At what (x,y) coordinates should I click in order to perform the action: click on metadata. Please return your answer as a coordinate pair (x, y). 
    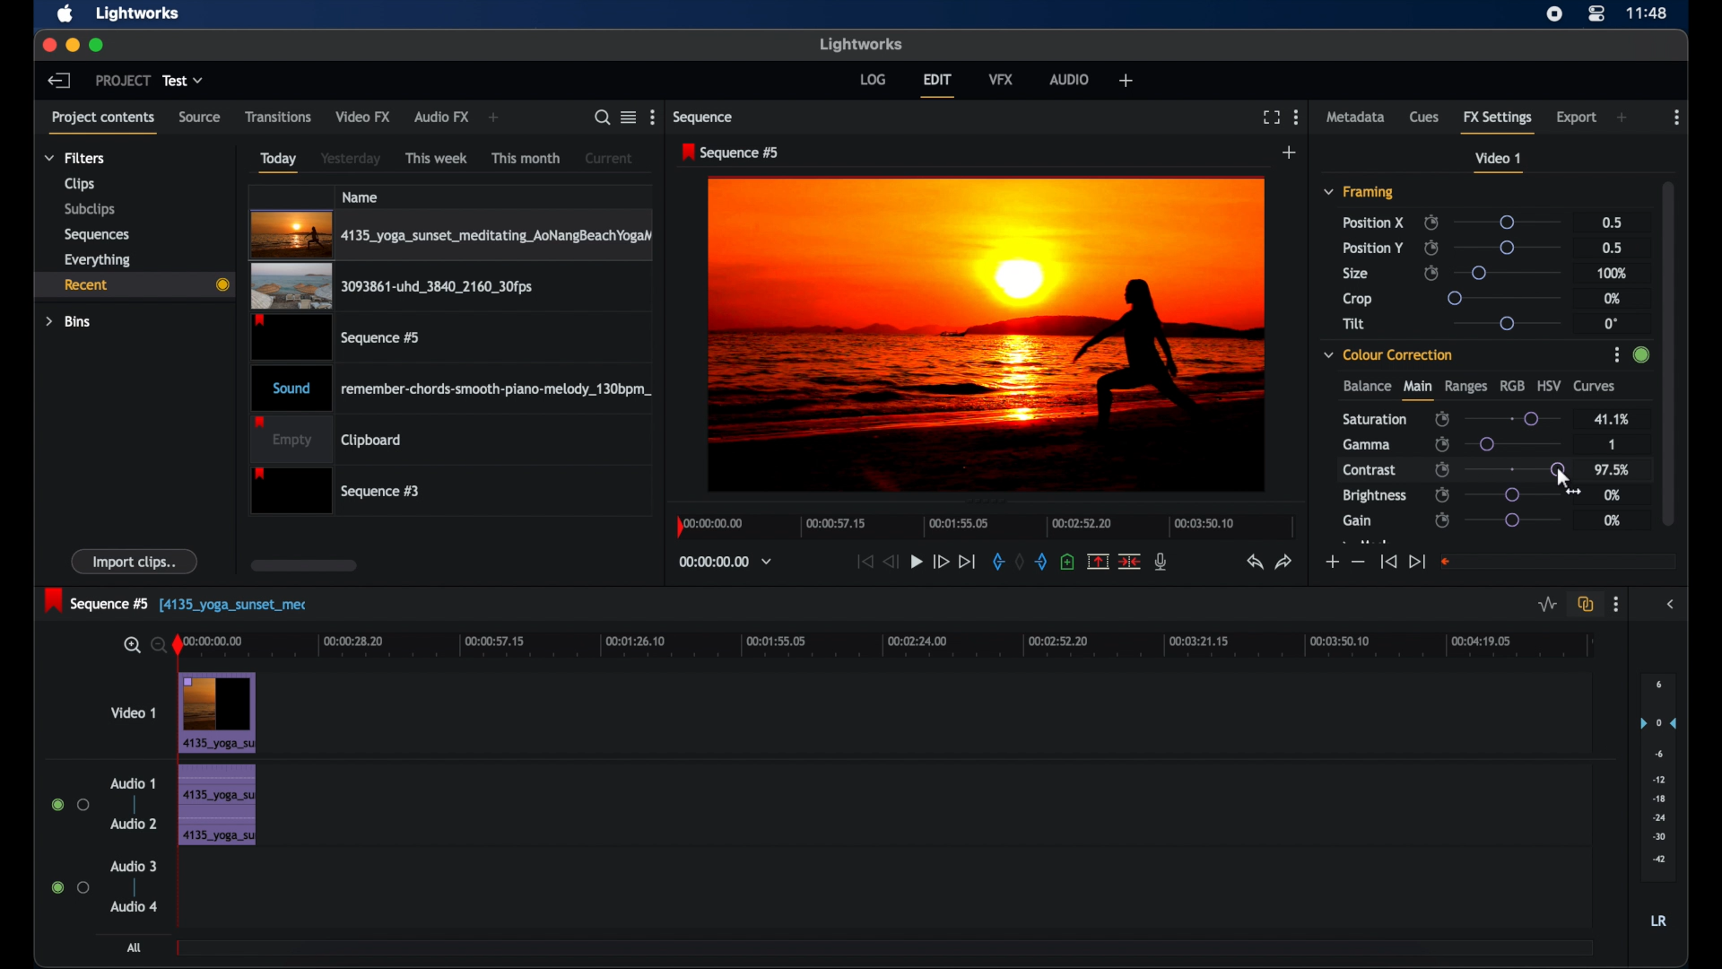
    Looking at the image, I should click on (1356, 118).